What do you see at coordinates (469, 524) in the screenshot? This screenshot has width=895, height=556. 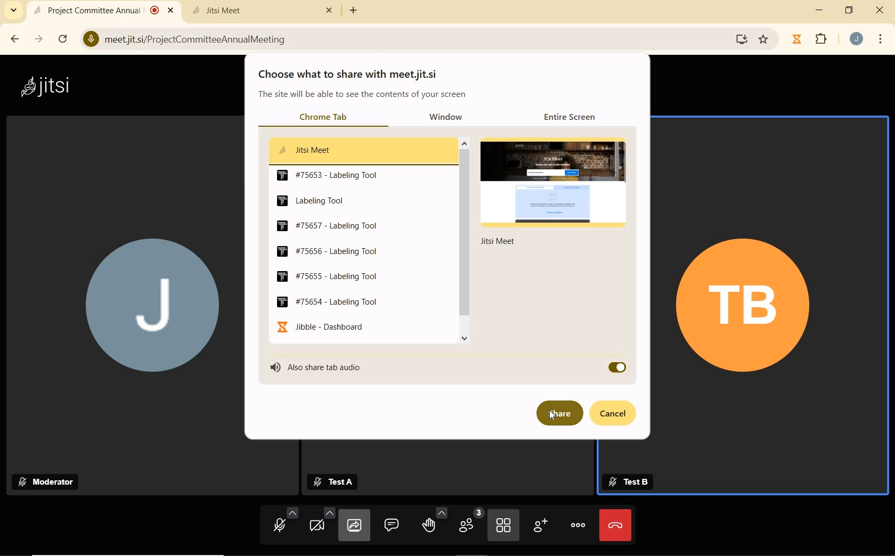 I see `PARTICIPANTS` at bounding box center [469, 524].